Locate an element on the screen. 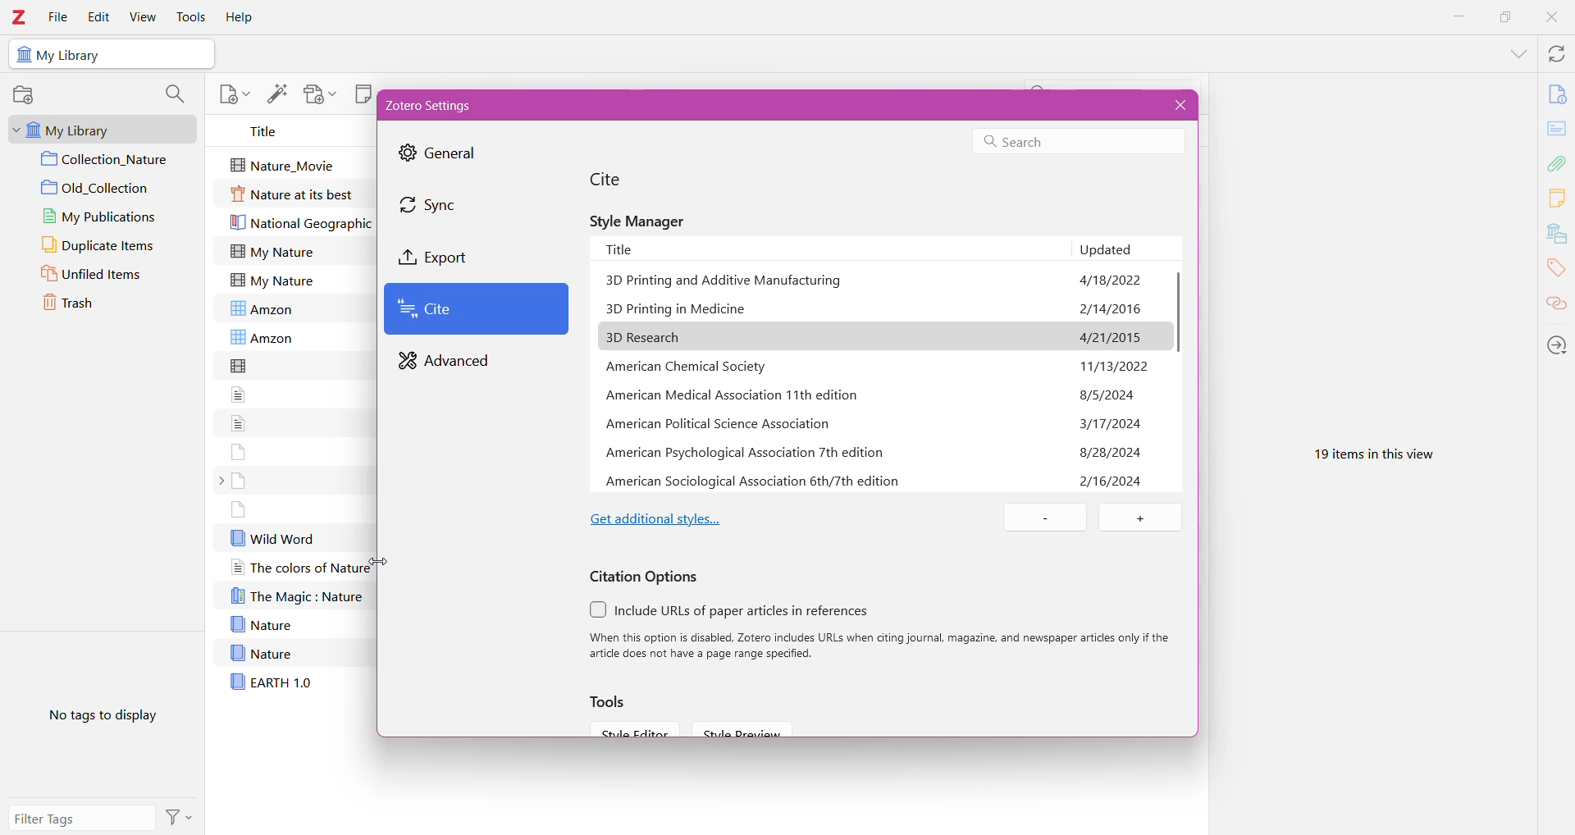  Get additional styles is located at coordinates (657, 517).